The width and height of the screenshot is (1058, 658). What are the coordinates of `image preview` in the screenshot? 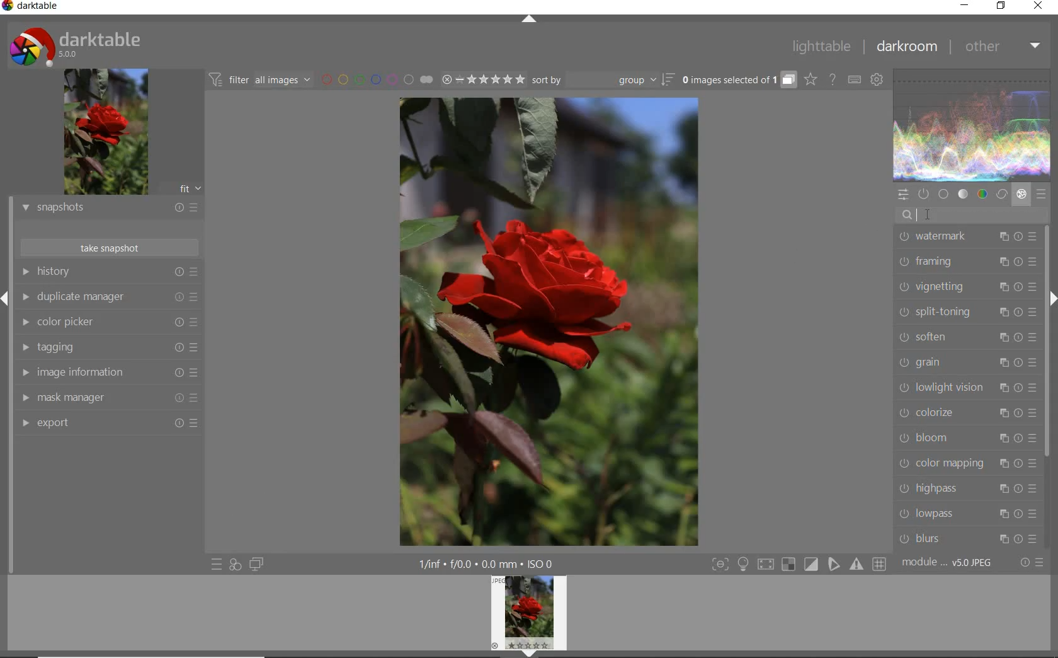 It's located at (105, 132).